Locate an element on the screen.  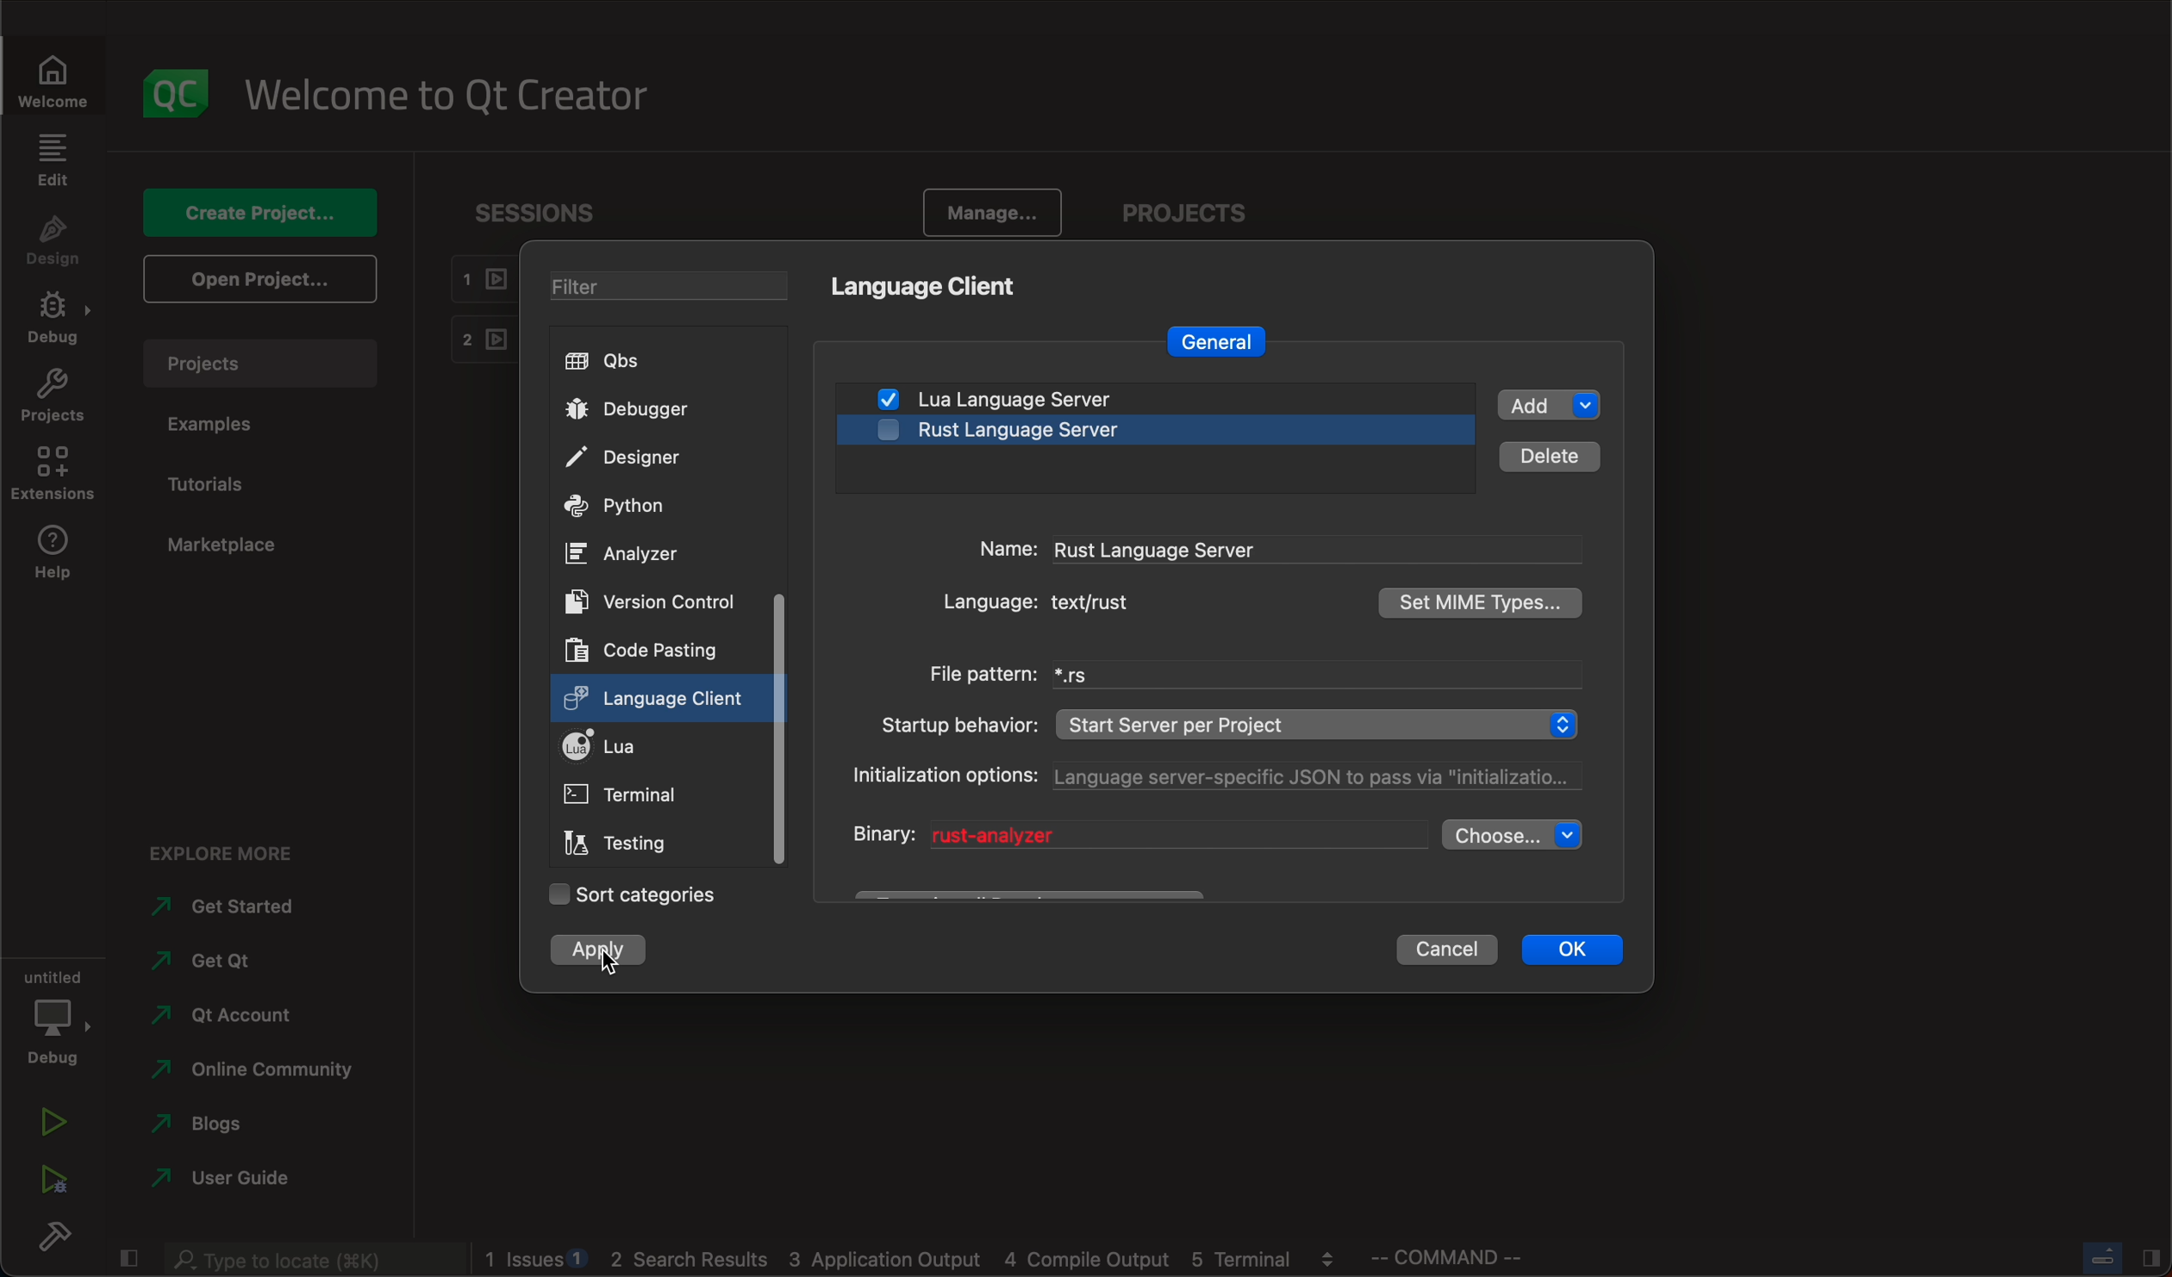
scroll bar is located at coordinates (786, 731).